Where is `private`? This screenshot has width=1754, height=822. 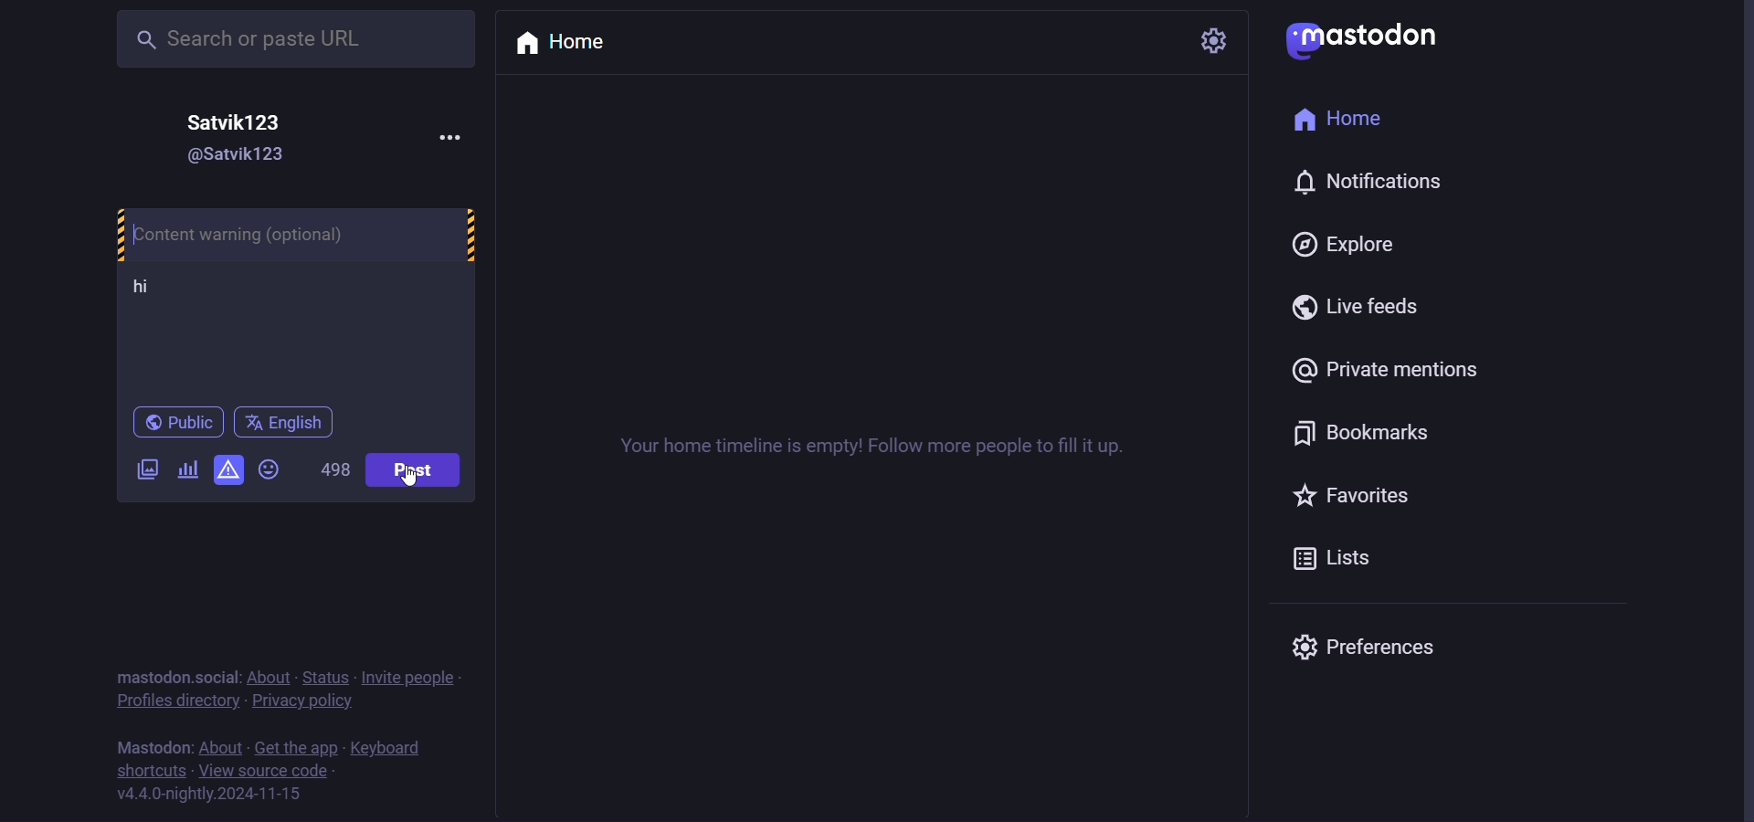
private is located at coordinates (1395, 372).